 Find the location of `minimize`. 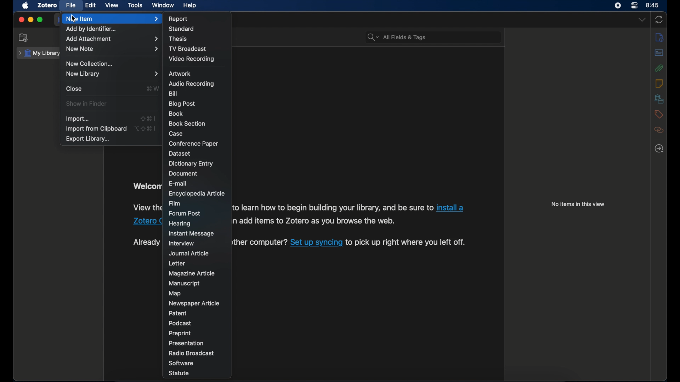

minimize is located at coordinates (30, 20).